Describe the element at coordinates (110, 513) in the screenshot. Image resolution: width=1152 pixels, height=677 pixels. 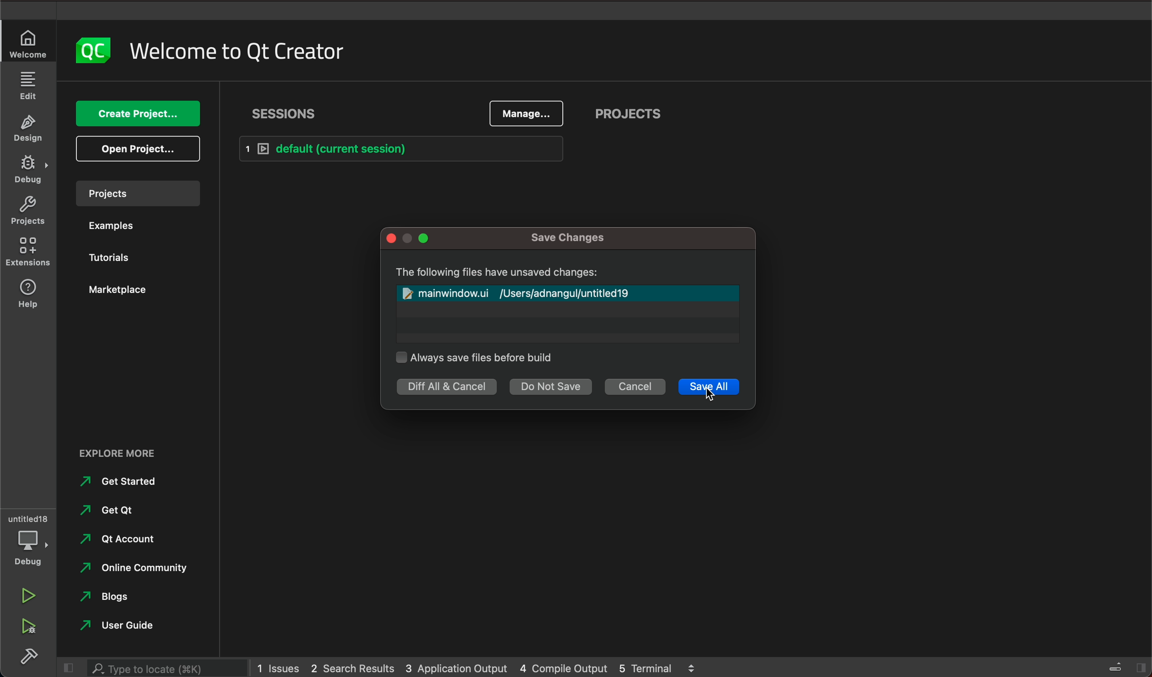
I see `Get Qt` at that location.